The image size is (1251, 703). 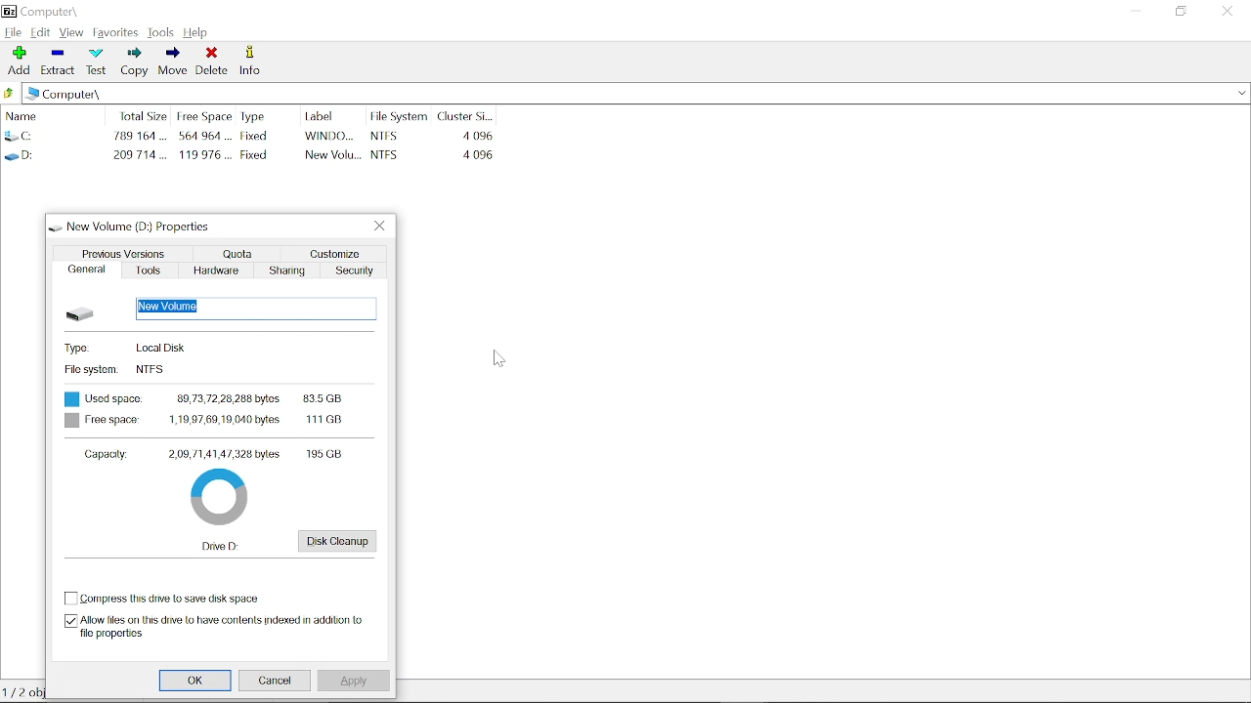 I want to click on quota, so click(x=237, y=254).